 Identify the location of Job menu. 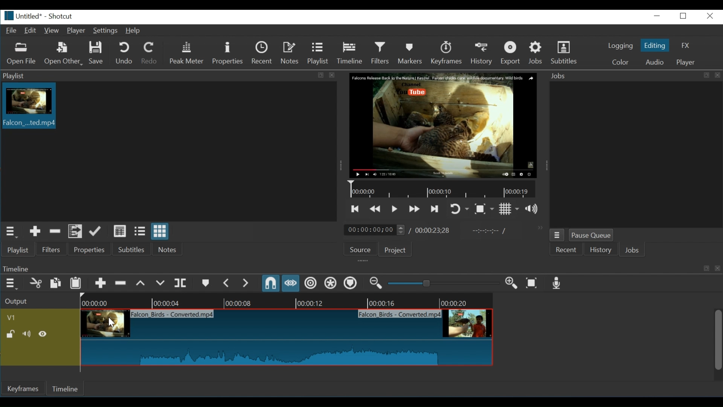
(557, 236).